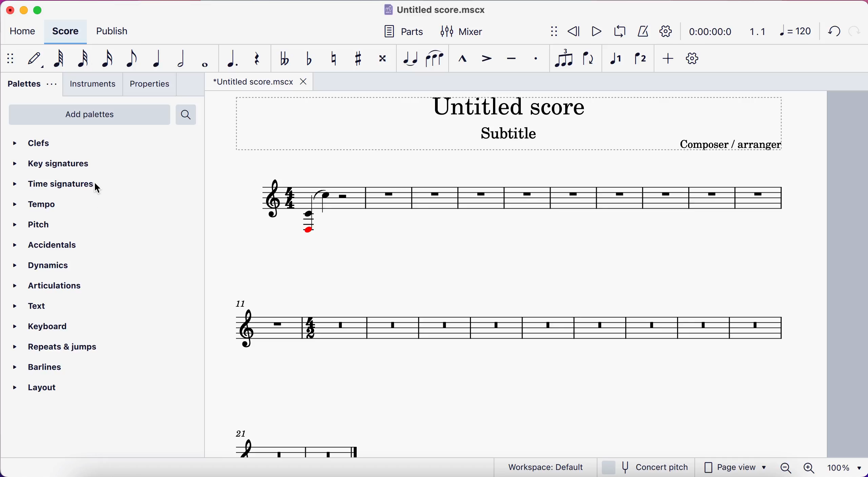  What do you see at coordinates (151, 84) in the screenshot?
I see `properties` at bounding box center [151, 84].